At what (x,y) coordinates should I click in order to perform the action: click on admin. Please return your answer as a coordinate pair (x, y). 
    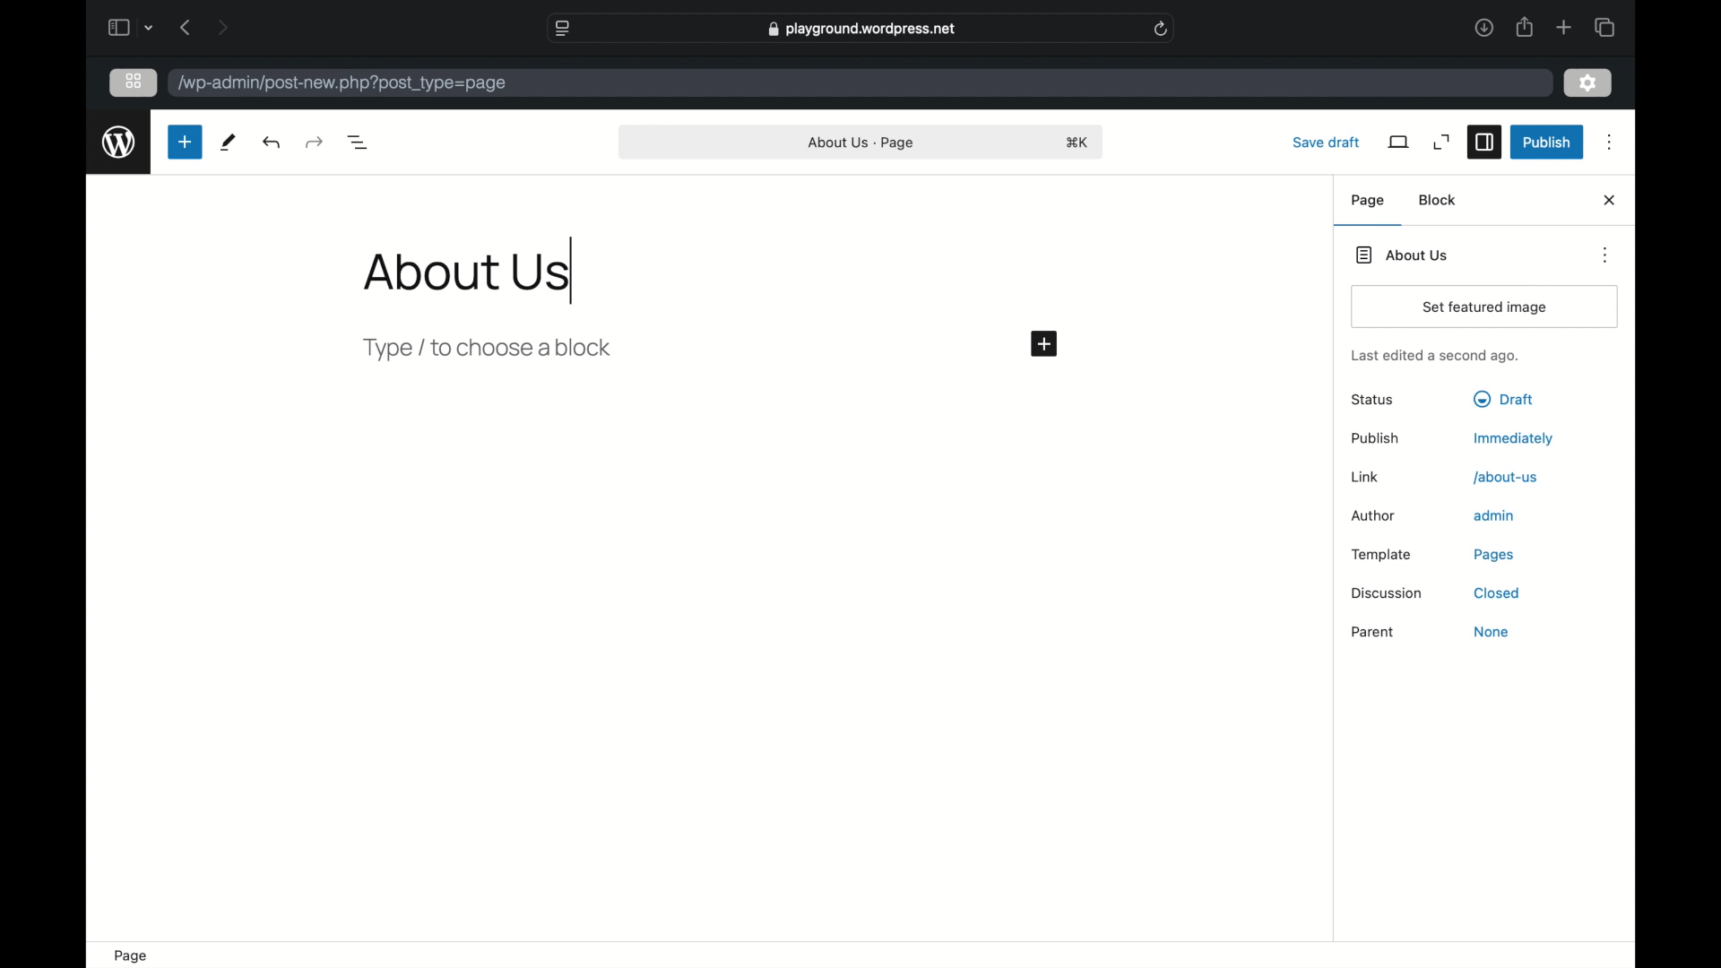
    Looking at the image, I should click on (1495, 515).